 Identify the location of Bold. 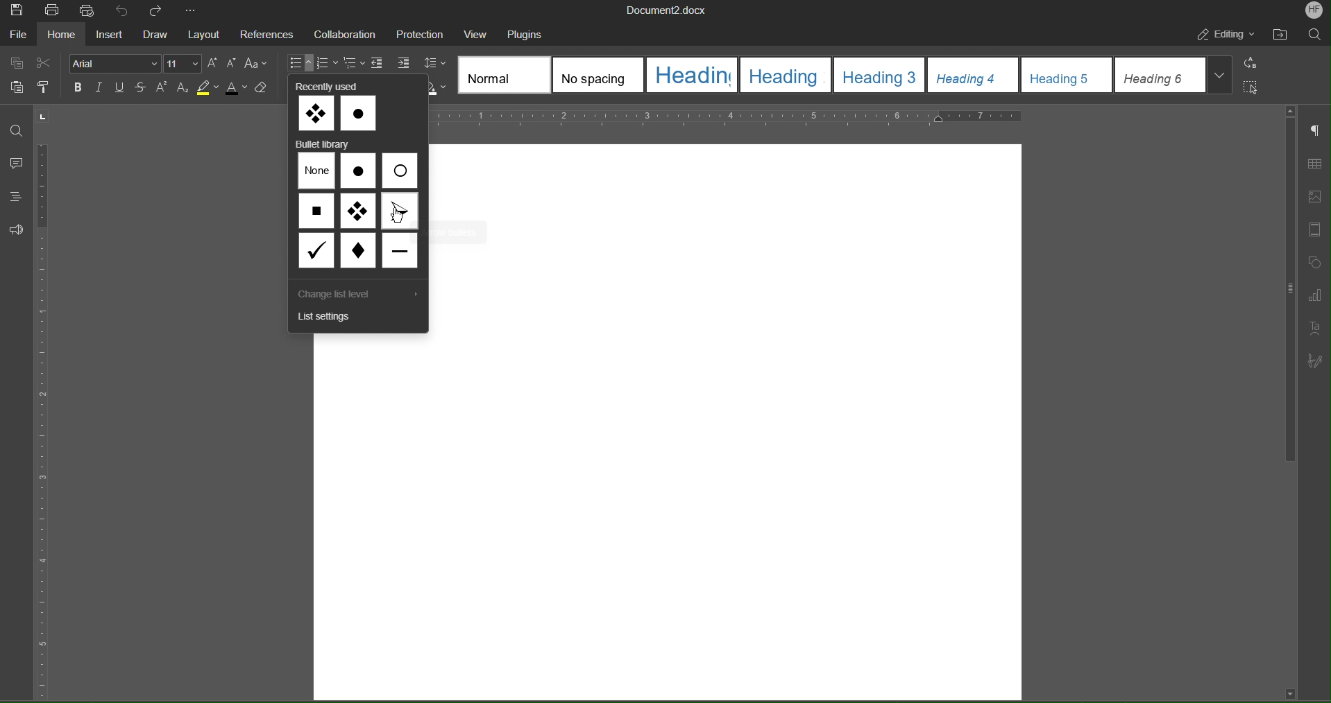
(78, 87).